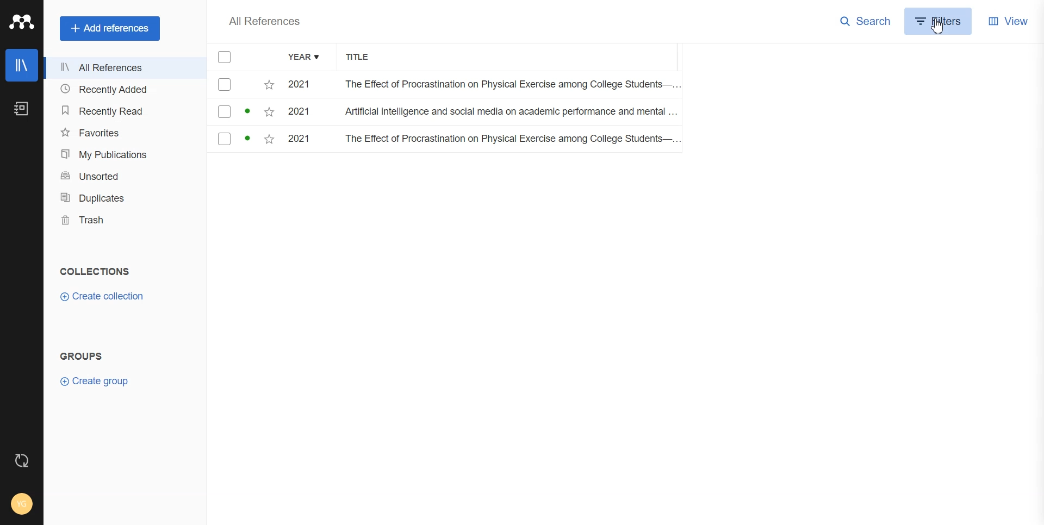 The width and height of the screenshot is (1044, 525). What do you see at coordinates (21, 504) in the screenshot?
I see `Account` at bounding box center [21, 504].